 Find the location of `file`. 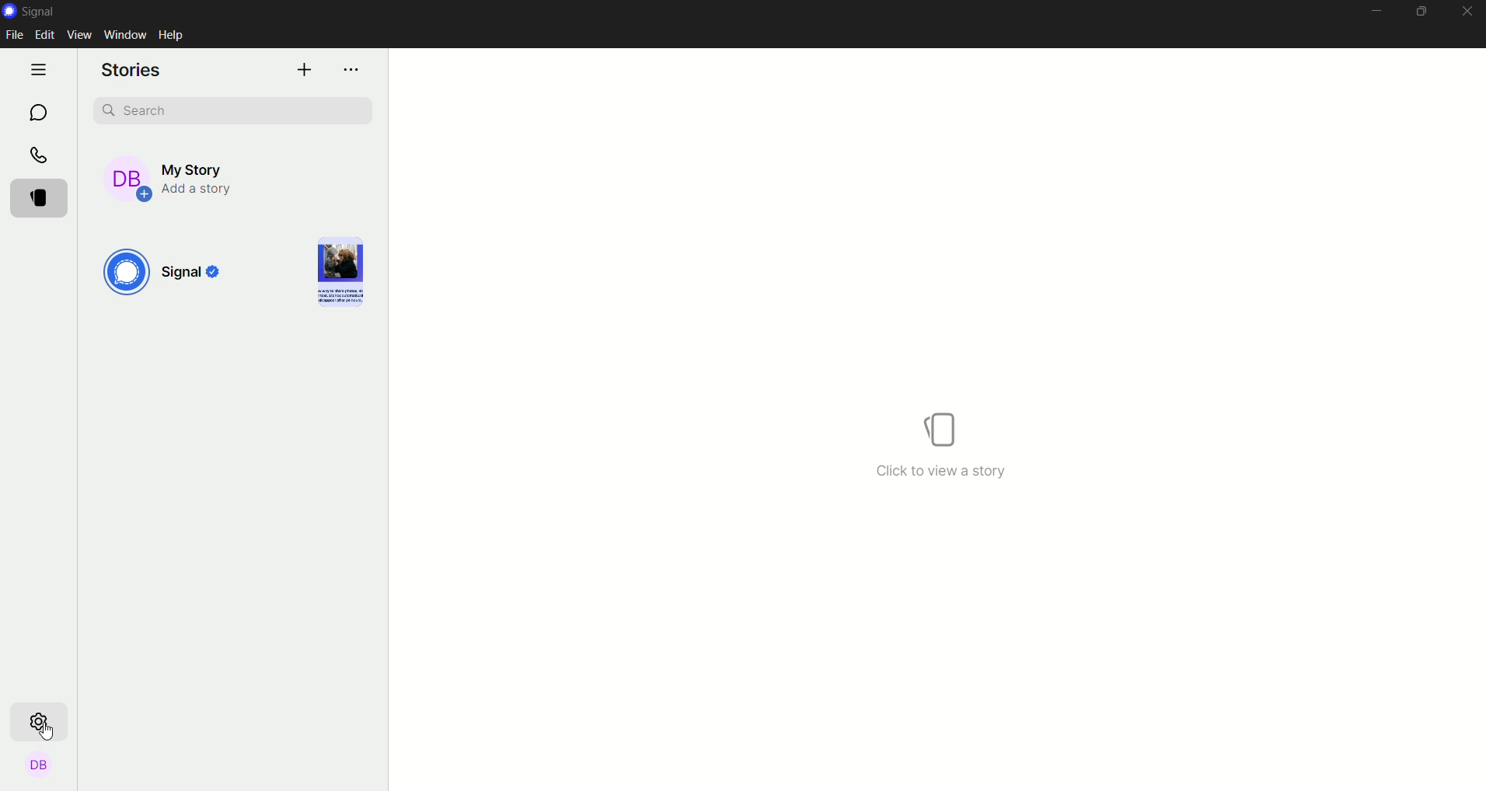

file is located at coordinates (17, 36).